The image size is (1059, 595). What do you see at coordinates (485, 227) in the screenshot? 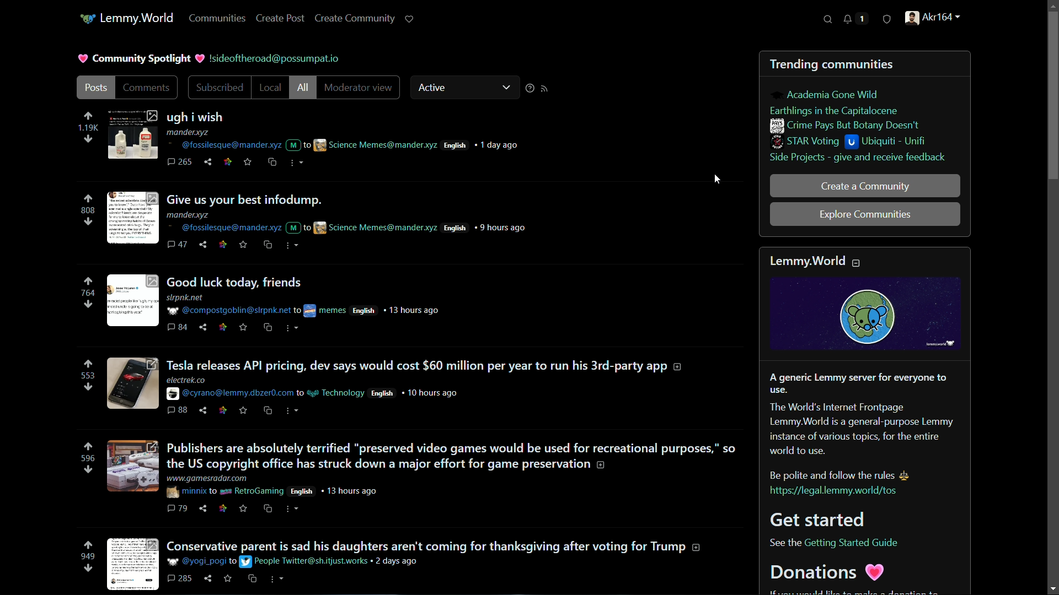
I see `english 9 hours ago` at bounding box center [485, 227].